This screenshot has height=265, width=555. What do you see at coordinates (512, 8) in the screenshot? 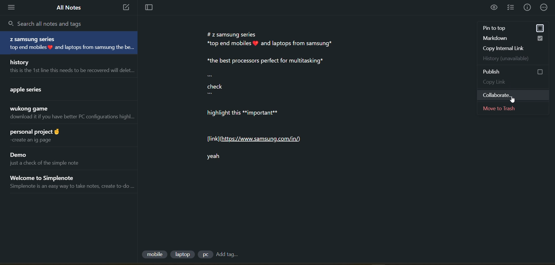
I see `insert checklist` at bounding box center [512, 8].